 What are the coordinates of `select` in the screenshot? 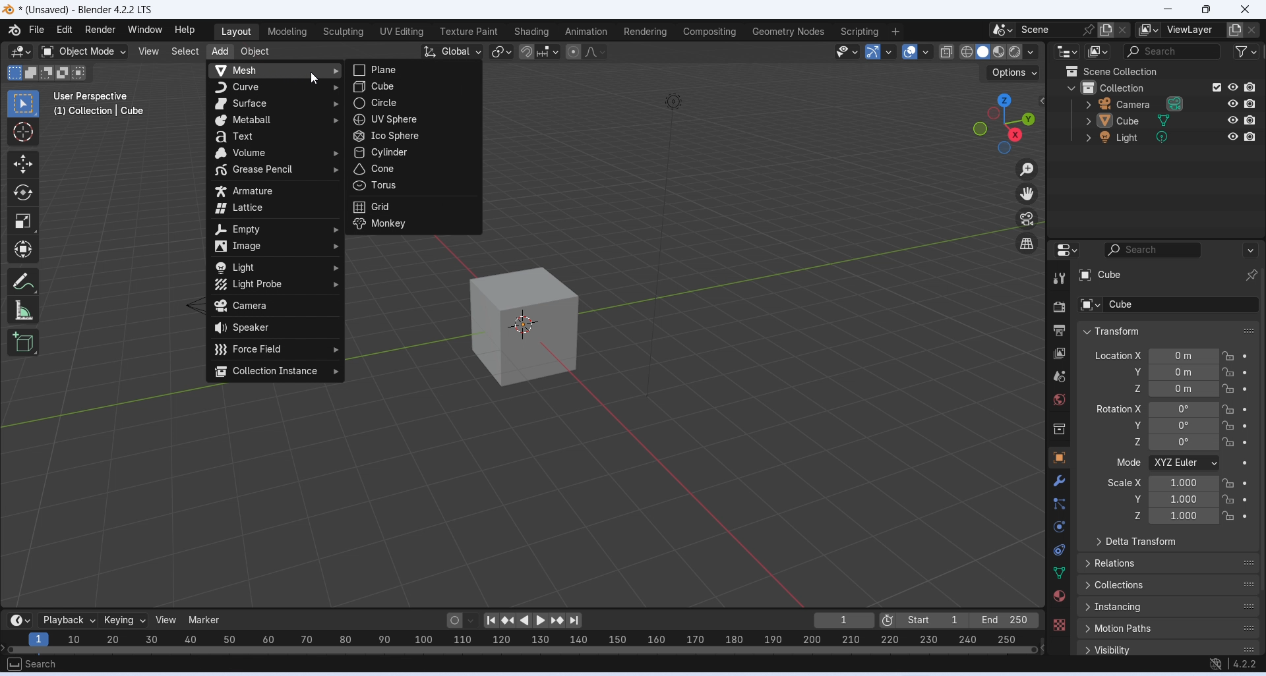 It's located at (184, 51).